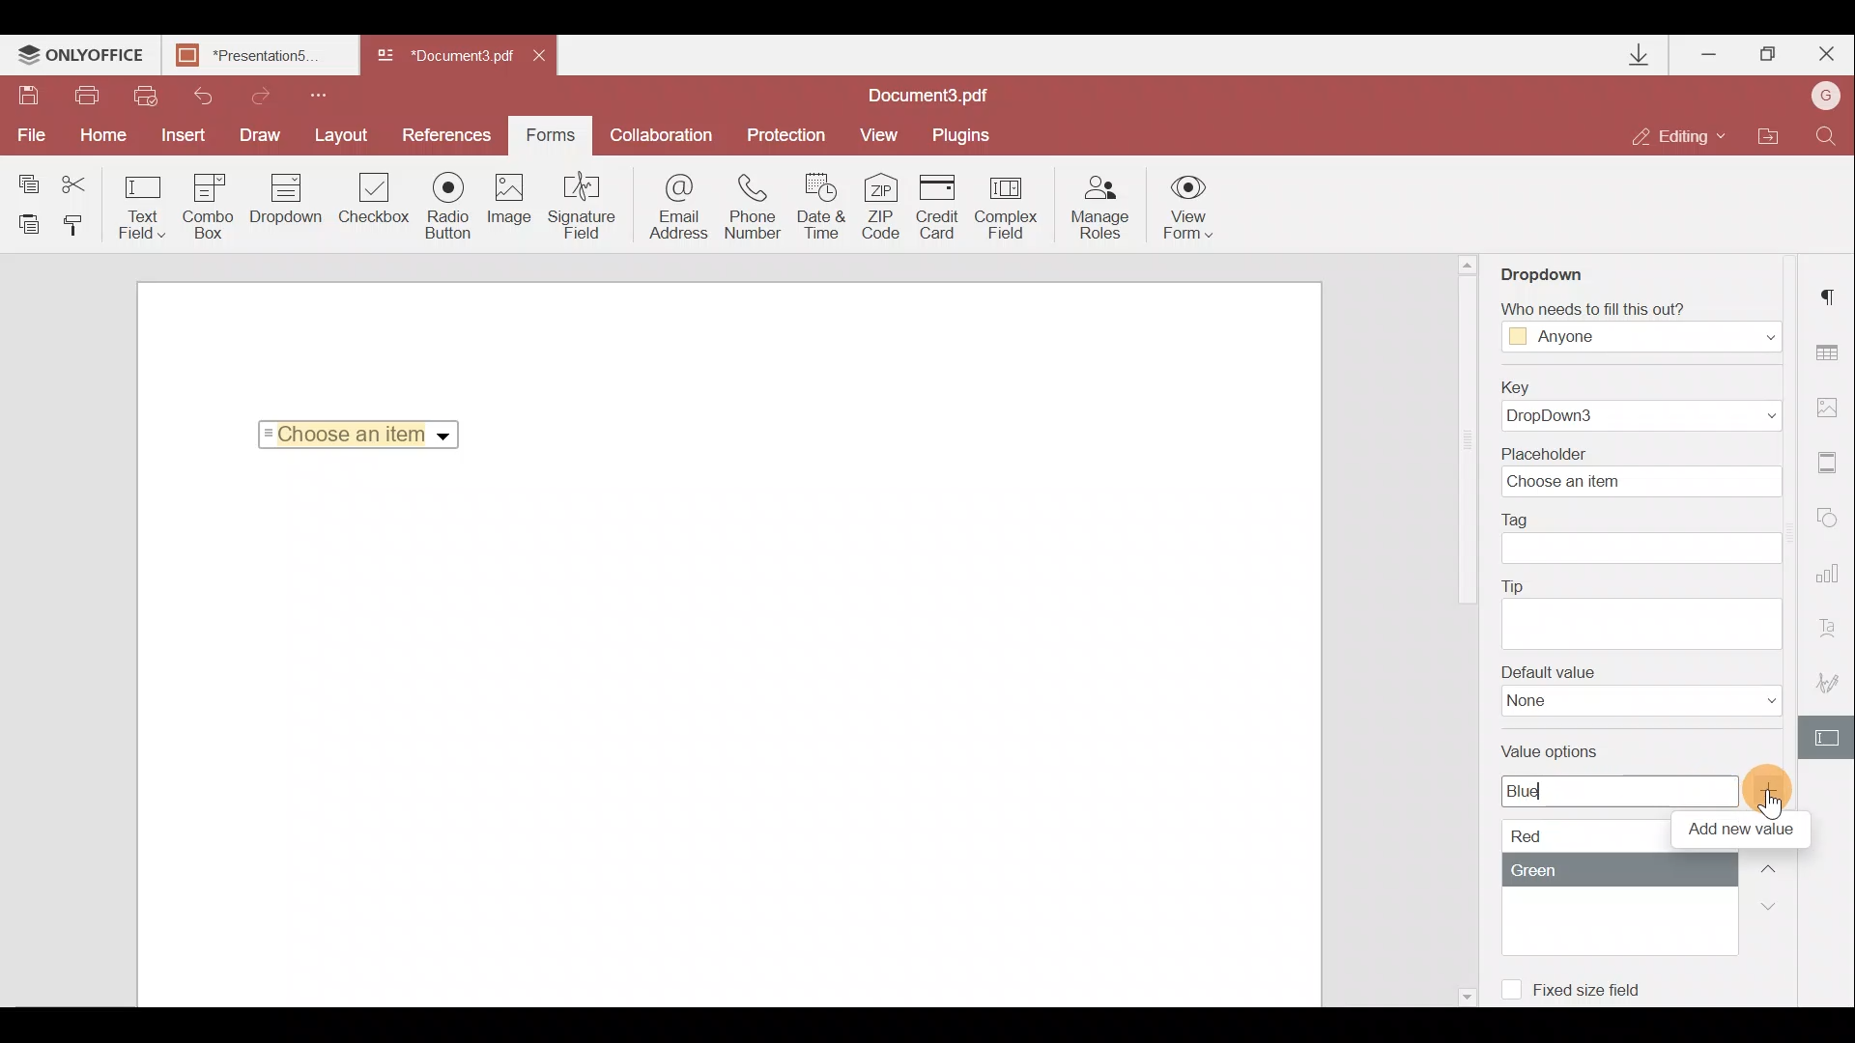 The width and height of the screenshot is (1855, 1043). Describe the element at coordinates (82, 58) in the screenshot. I see `ONLYOFFICE` at that location.